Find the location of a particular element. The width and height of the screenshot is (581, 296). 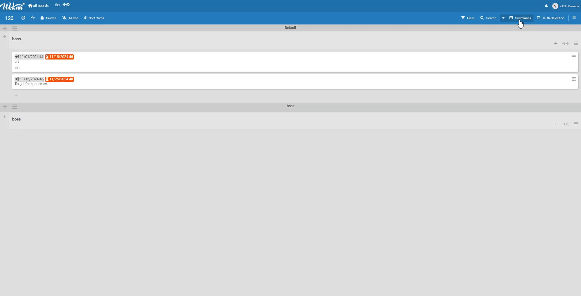

Due Date is located at coordinates (29, 56).